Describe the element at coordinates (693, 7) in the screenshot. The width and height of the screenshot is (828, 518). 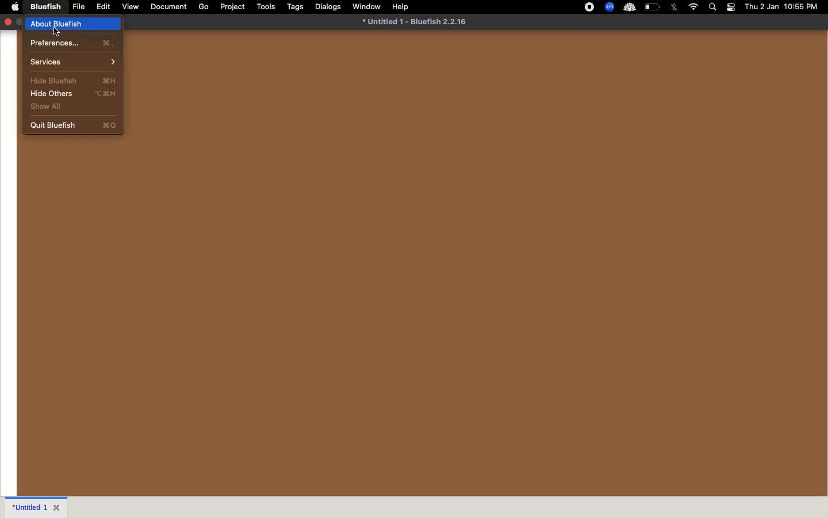
I see `internet` at that location.